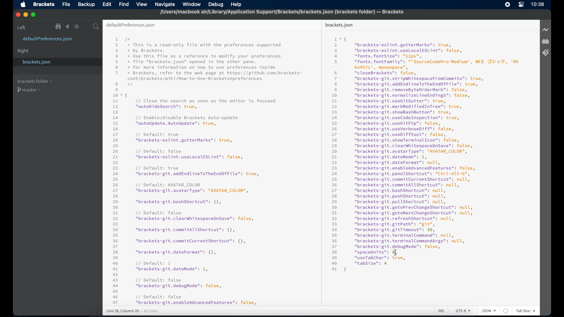 The width and height of the screenshot is (564, 317). I want to click on minimize, so click(26, 15).